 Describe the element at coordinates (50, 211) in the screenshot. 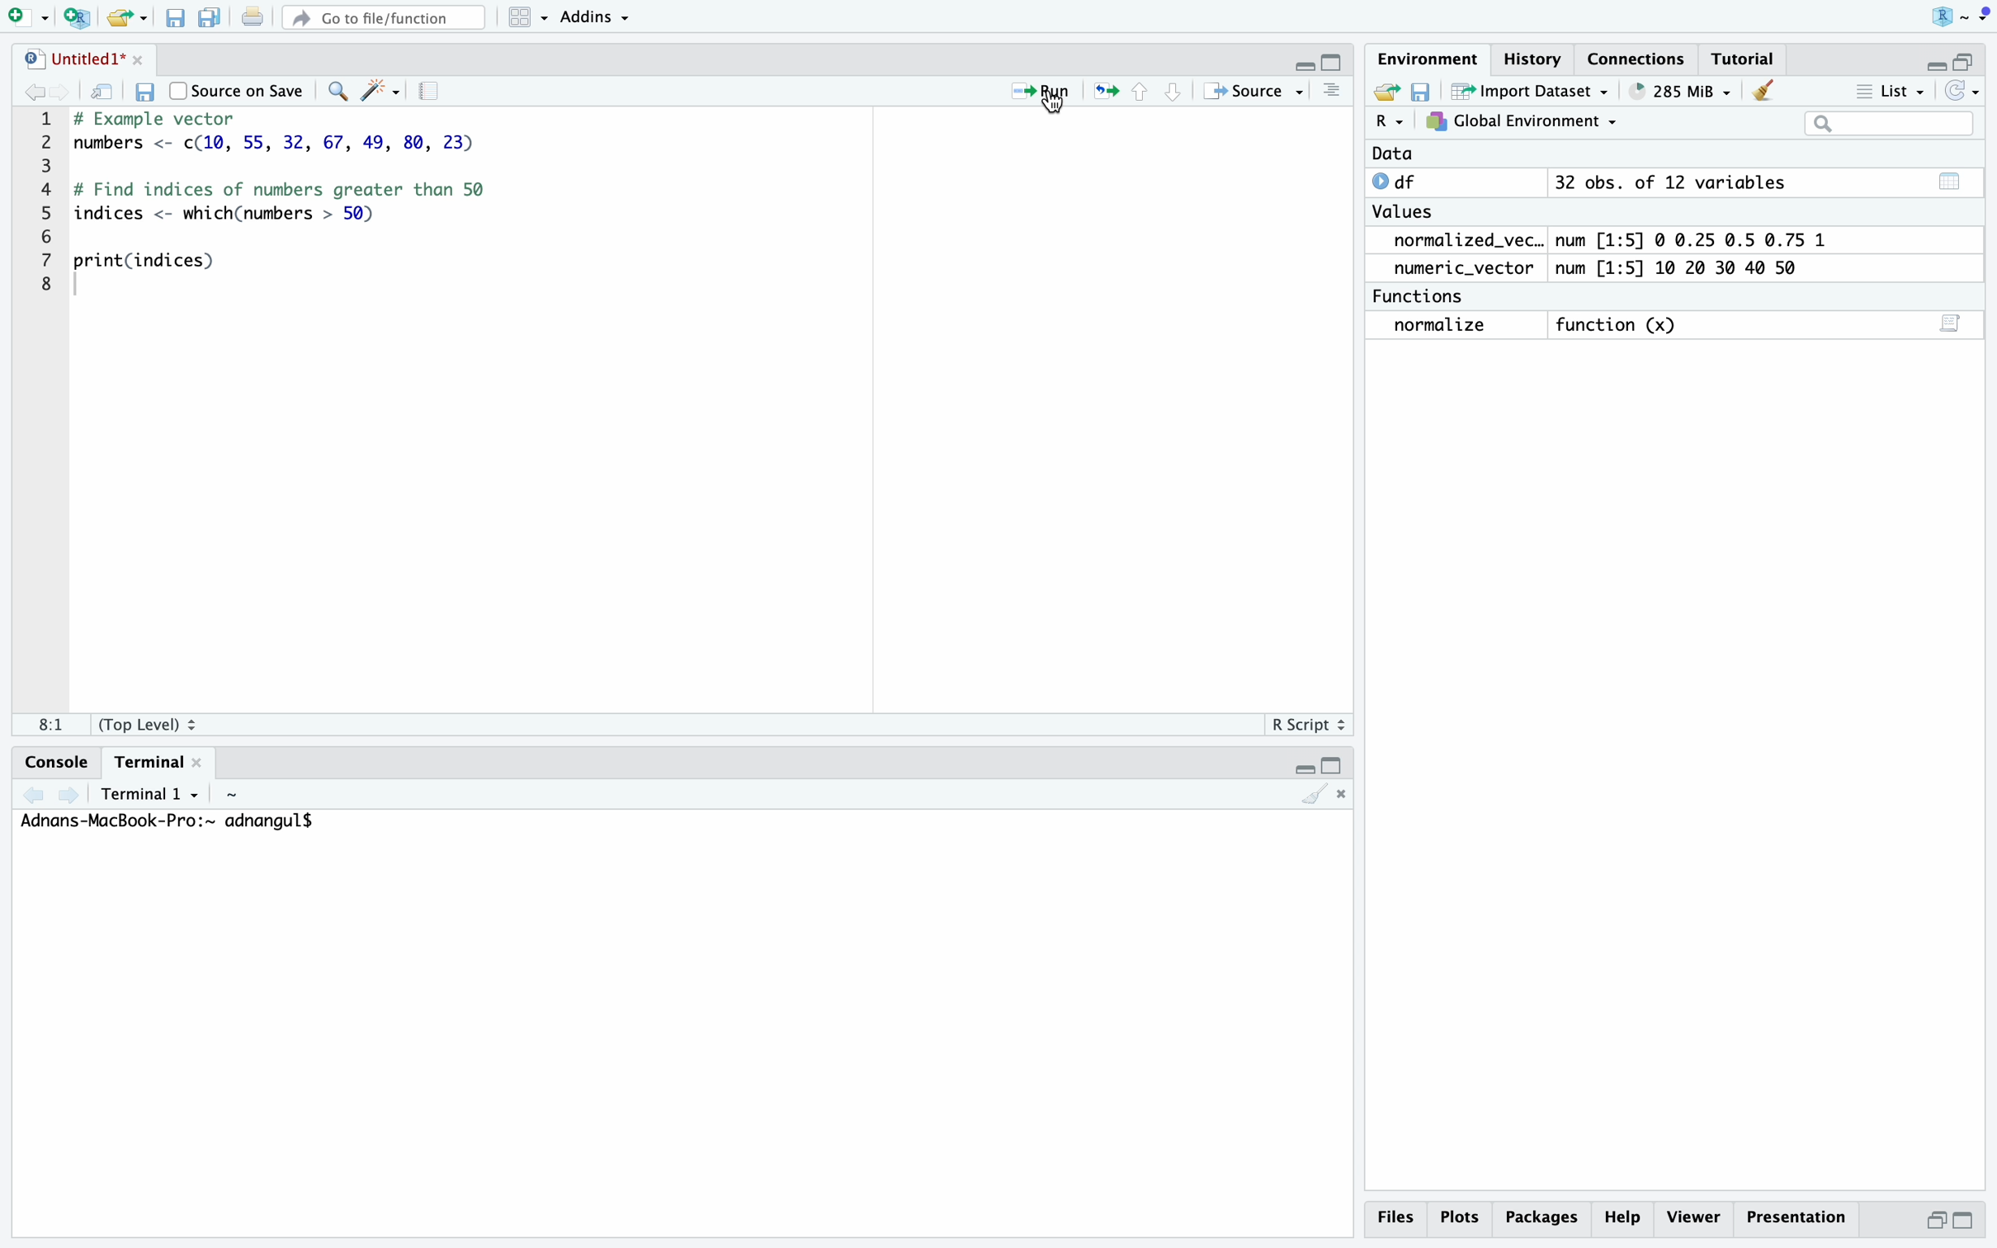

I see `CODE LINE` at that location.